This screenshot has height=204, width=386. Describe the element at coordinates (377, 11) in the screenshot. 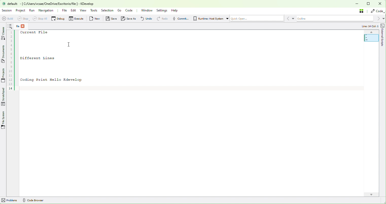

I see `Code` at that location.